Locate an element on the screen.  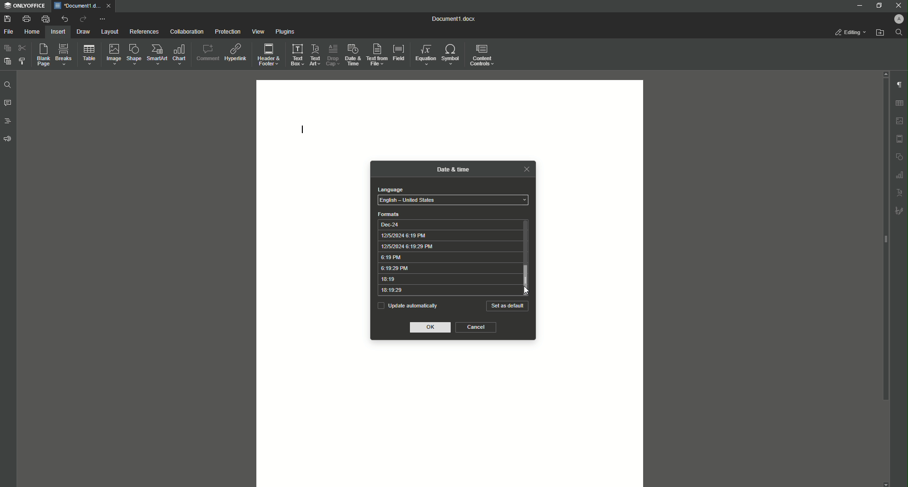
Header and Footer is located at coordinates (269, 53).